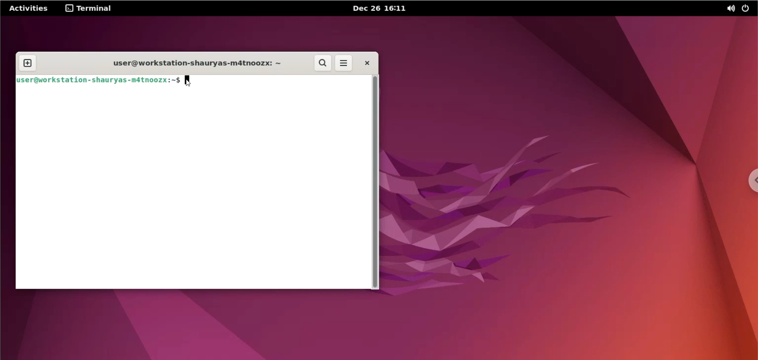 This screenshot has width=758, height=360. I want to click on search, so click(322, 63).